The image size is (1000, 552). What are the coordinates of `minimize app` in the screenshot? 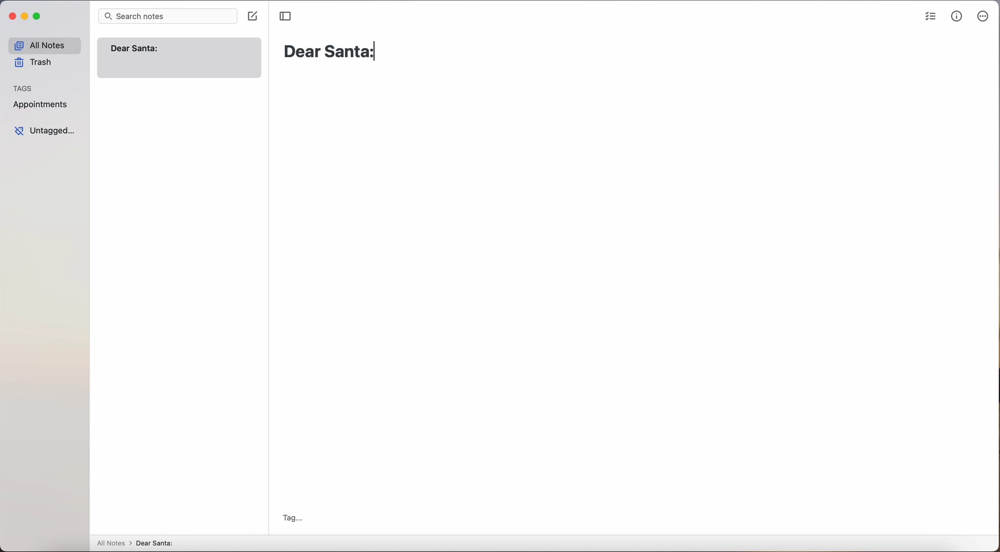 It's located at (26, 17).